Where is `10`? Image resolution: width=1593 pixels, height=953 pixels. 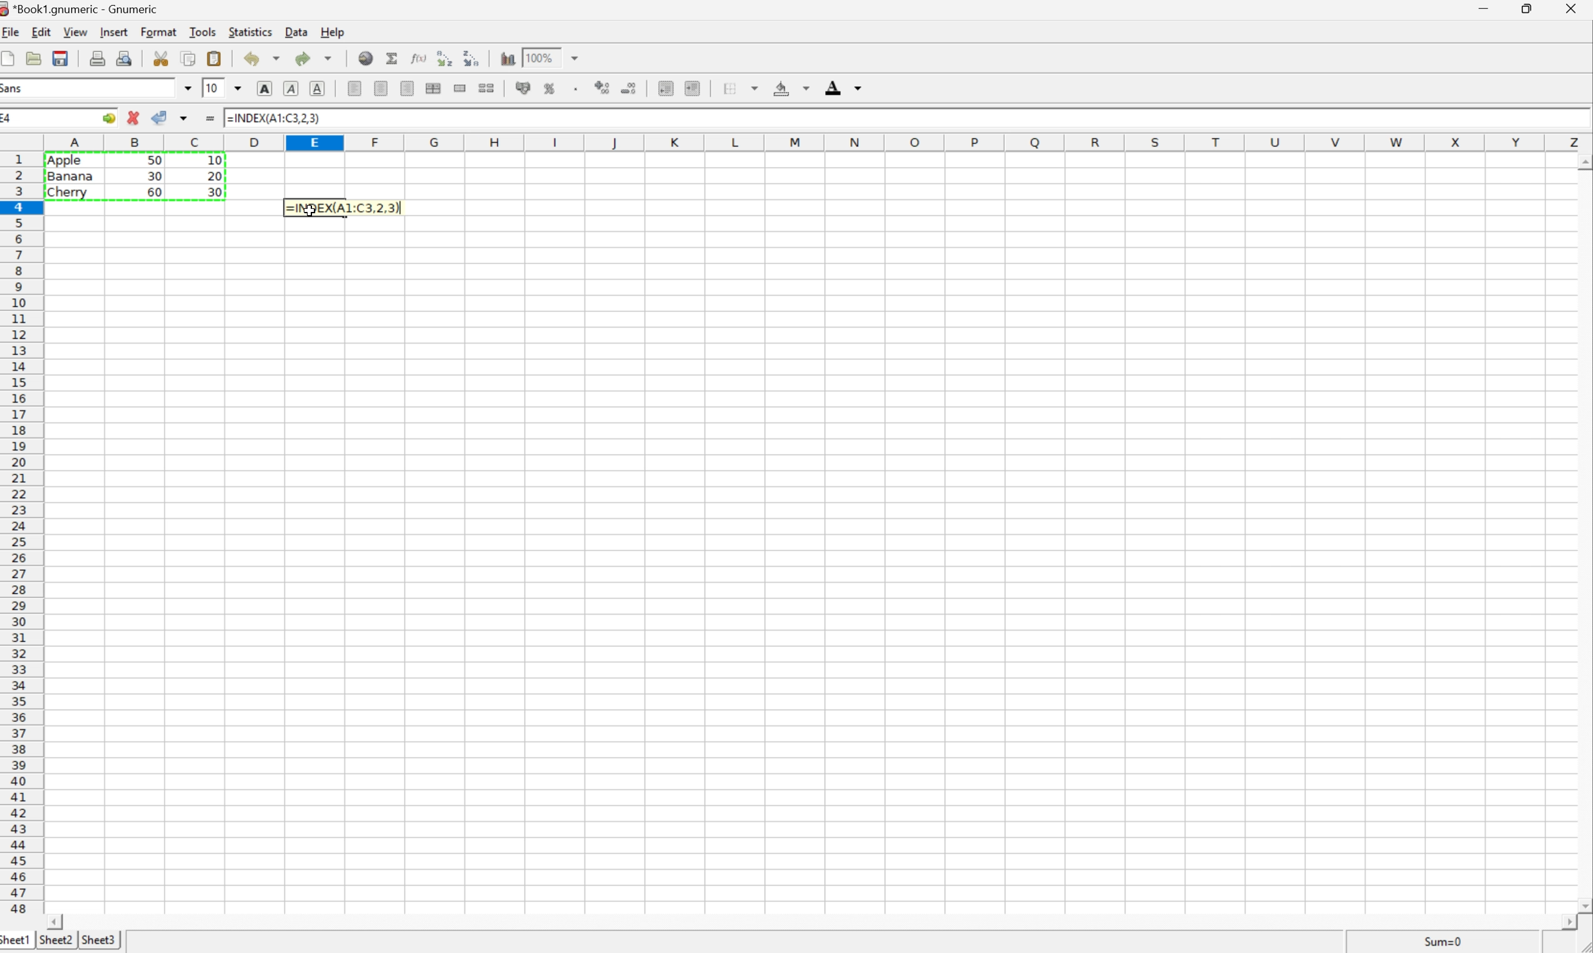 10 is located at coordinates (210, 87).